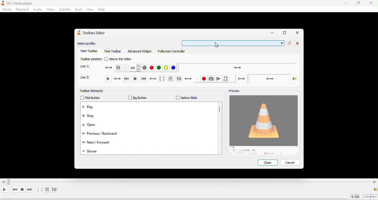 Image resolution: width=378 pixels, height=200 pixels. Describe the element at coordinates (189, 181) in the screenshot. I see `Video Scrollbar` at that location.